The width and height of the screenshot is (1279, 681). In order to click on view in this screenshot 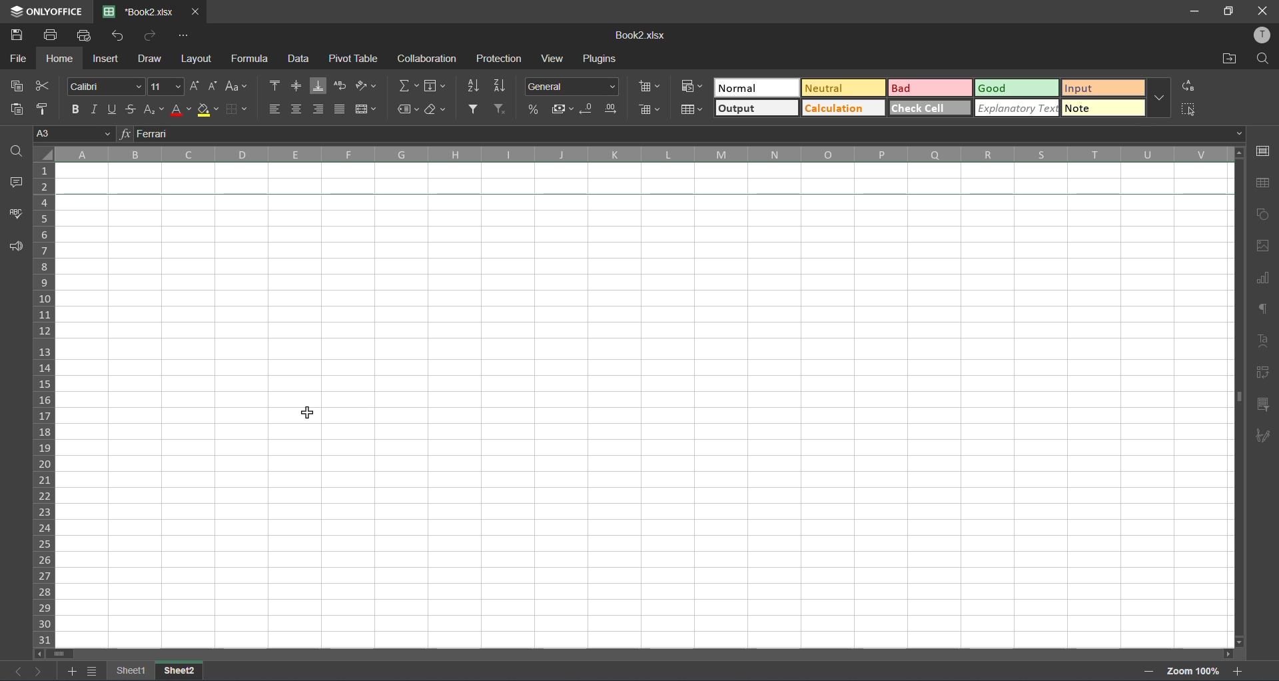, I will do `click(551, 59)`.